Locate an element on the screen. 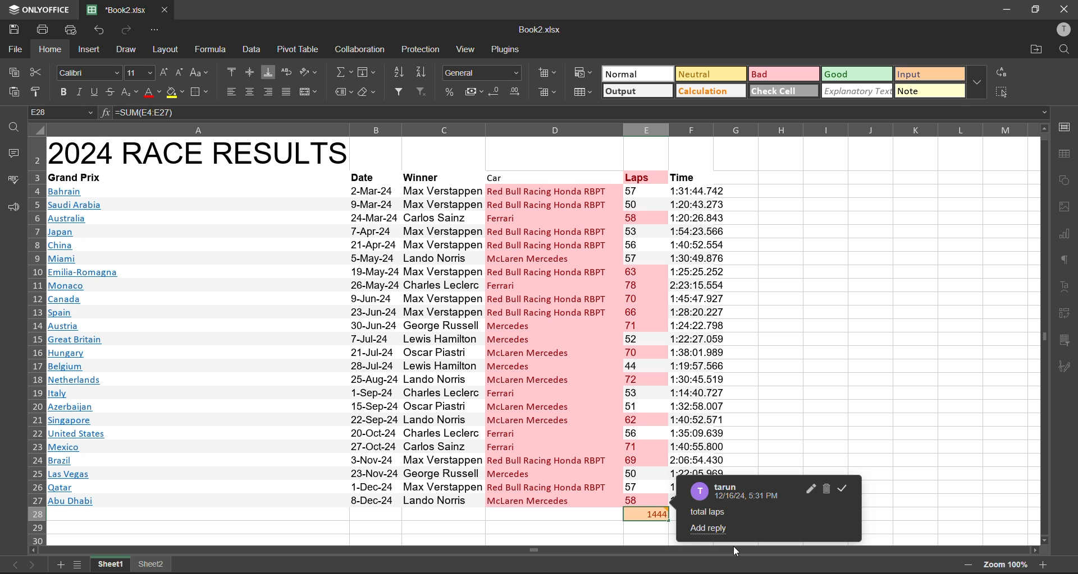  normal is located at coordinates (638, 74).